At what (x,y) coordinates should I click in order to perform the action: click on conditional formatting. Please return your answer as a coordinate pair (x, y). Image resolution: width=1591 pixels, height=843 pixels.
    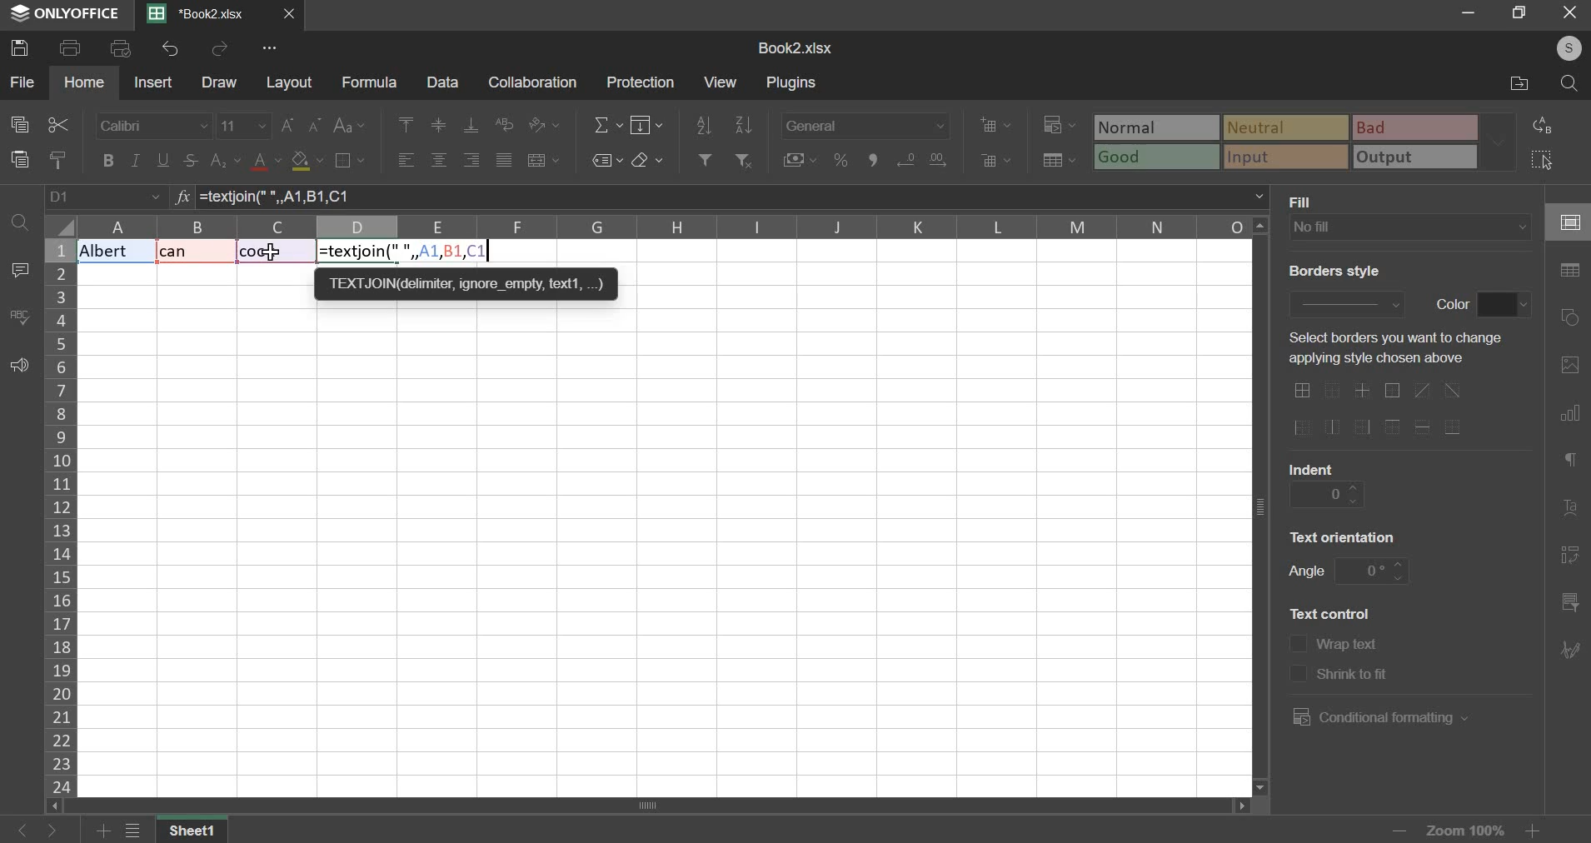
    Looking at the image, I should click on (1057, 126).